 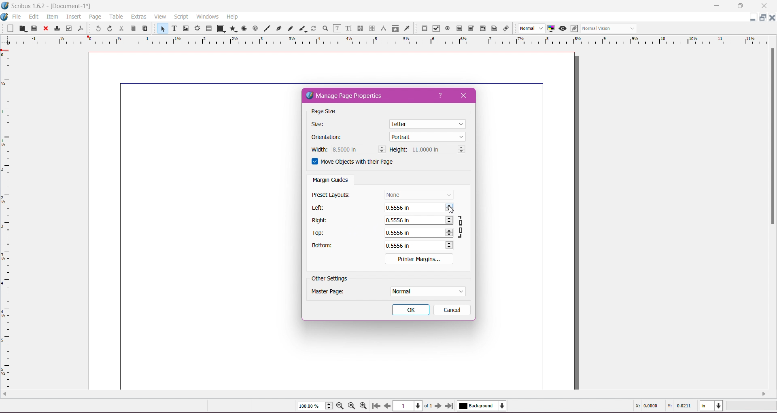 I want to click on Right, so click(x=321, y=220).